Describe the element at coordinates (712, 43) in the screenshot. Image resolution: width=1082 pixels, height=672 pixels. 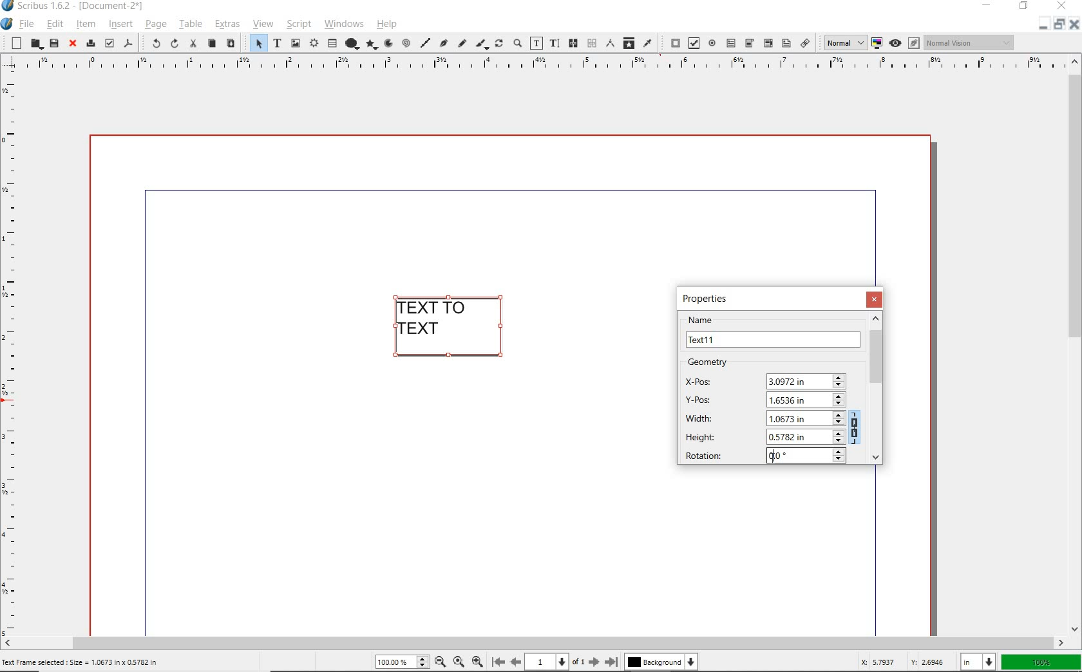
I see `pdf radio button` at that location.